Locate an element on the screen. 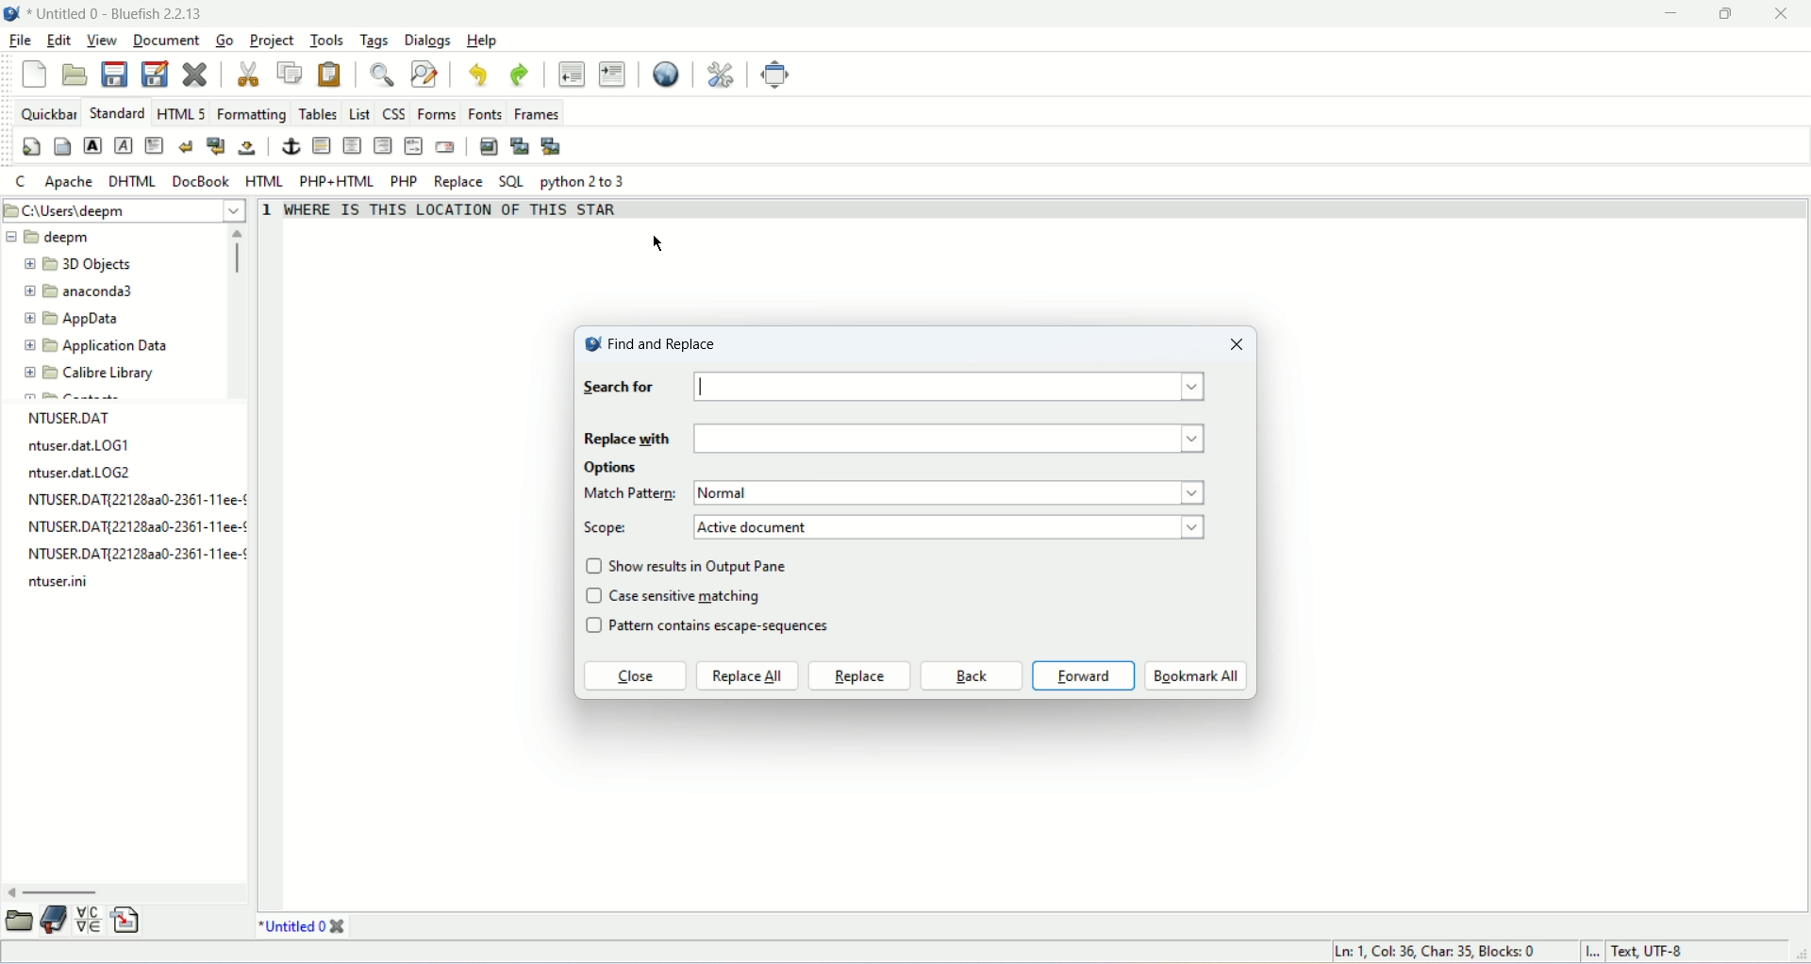  Untitled 0 - Bluefish 2.2.13 is located at coordinates (118, 12).